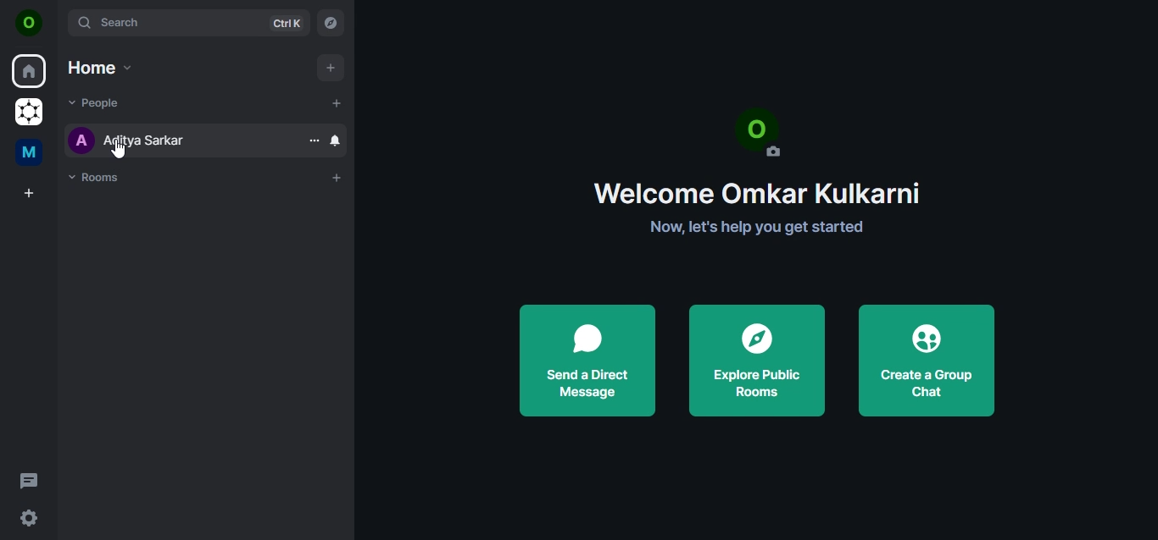 This screenshot has height=540, width=1158. What do you see at coordinates (755, 229) in the screenshot?
I see `Now, let's help you get started` at bounding box center [755, 229].